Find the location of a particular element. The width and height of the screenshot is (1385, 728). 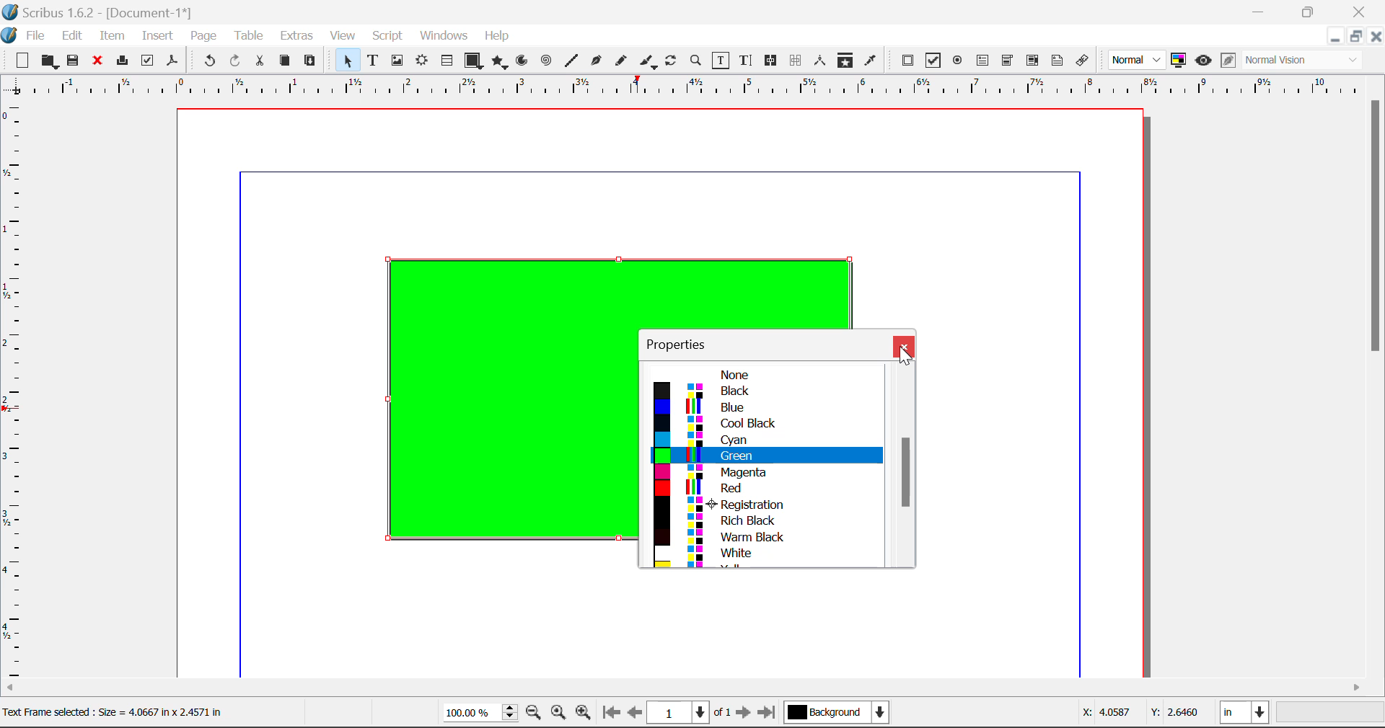

Preview Mode is located at coordinates (1203, 61).